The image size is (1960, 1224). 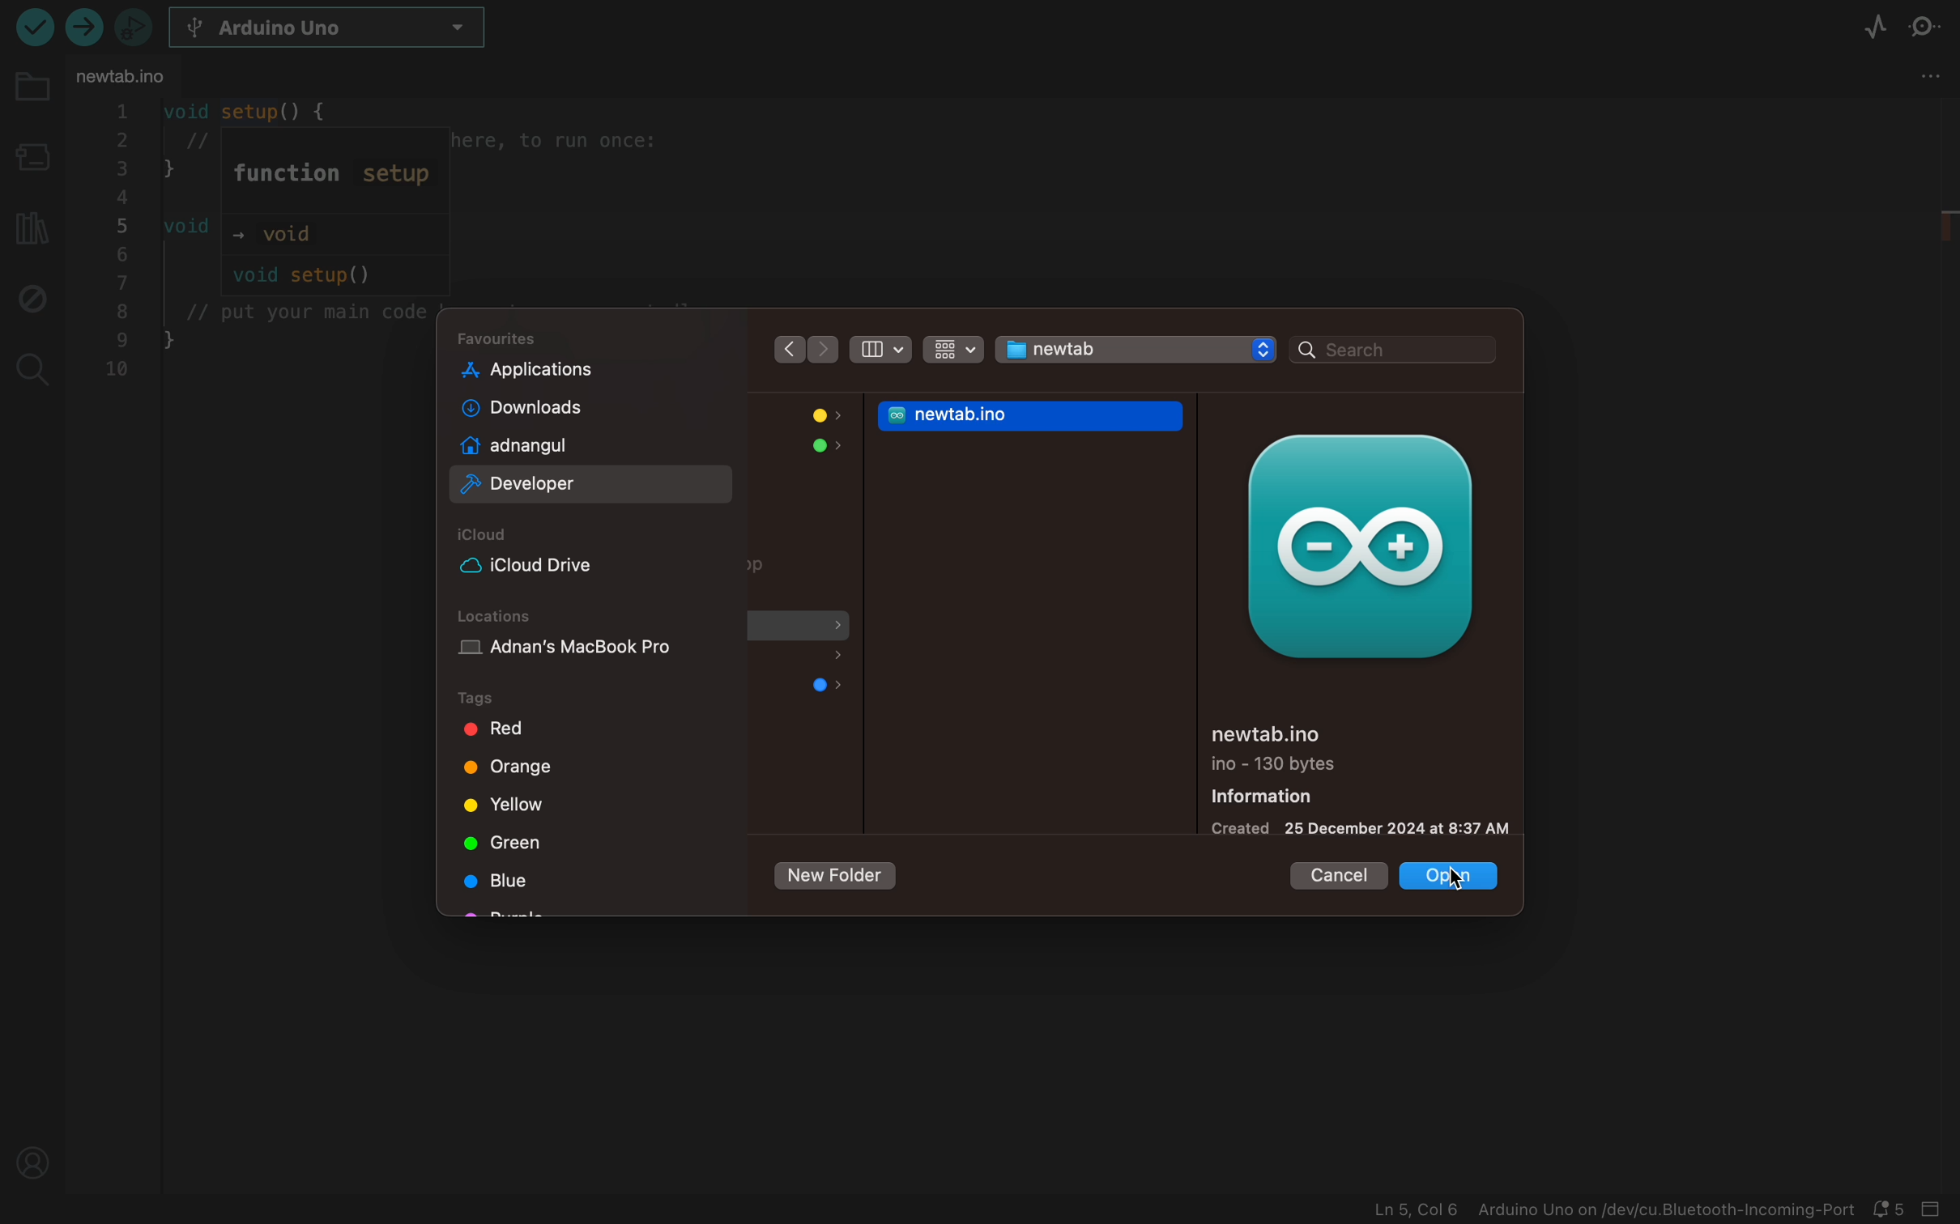 I want to click on filter column, so click(x=877, y=346).